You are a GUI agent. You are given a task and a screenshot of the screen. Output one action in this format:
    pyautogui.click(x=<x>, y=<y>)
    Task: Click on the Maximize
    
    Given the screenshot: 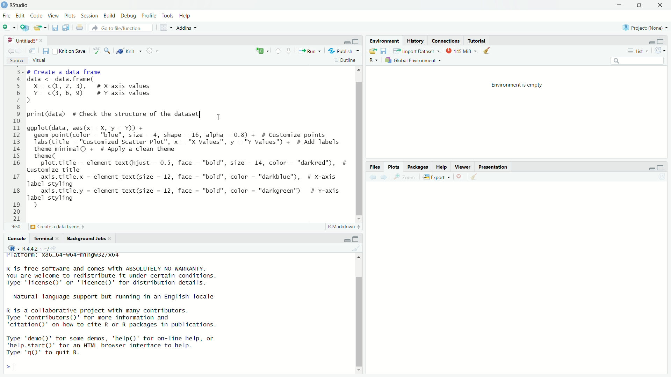 What is the action you would take?
    pyautogui.click(x=640, y=4)
    